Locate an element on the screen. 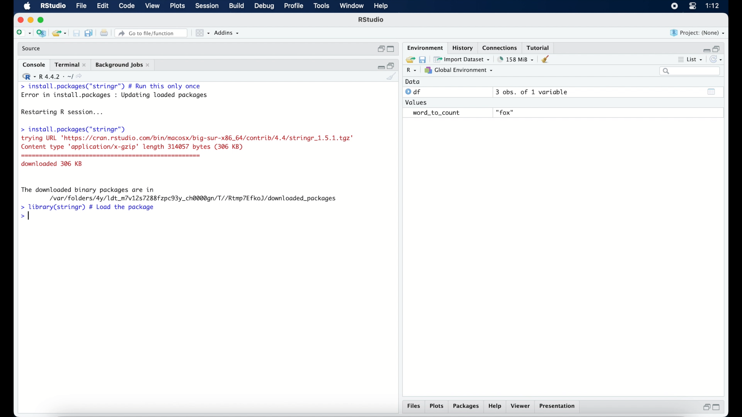  packages is located at coordinates (466, 407).